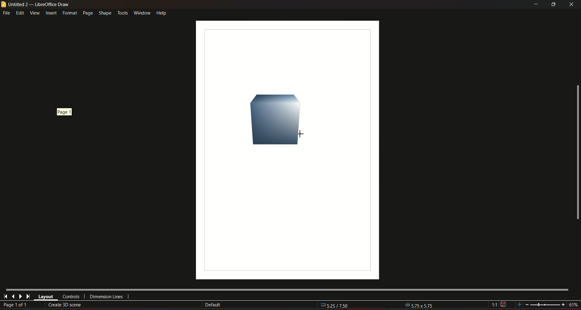 The image size is (581, 310). Describe the element at coordinates (28, 297) in the screenshot. I see `last page` at that location.